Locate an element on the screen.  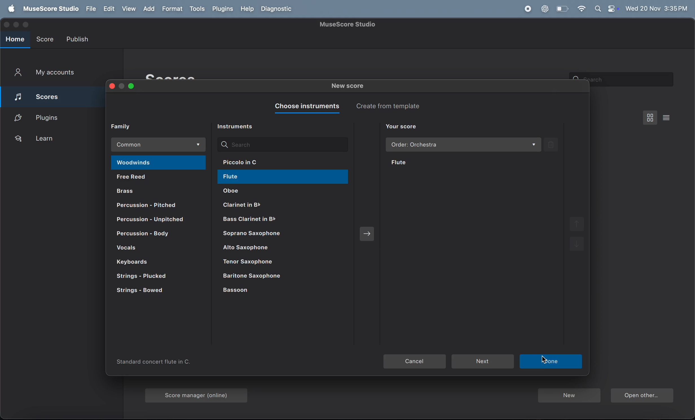
move is located at coordinates (367, 232).